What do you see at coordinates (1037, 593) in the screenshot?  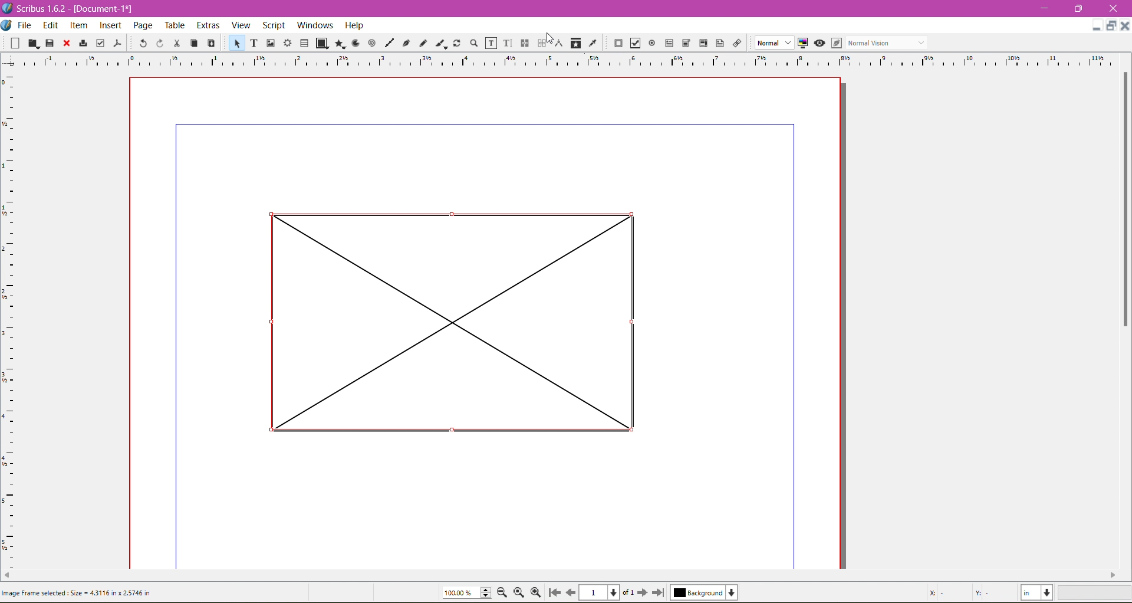 I see `Select the current unit` at bounding box center [1037, 593].